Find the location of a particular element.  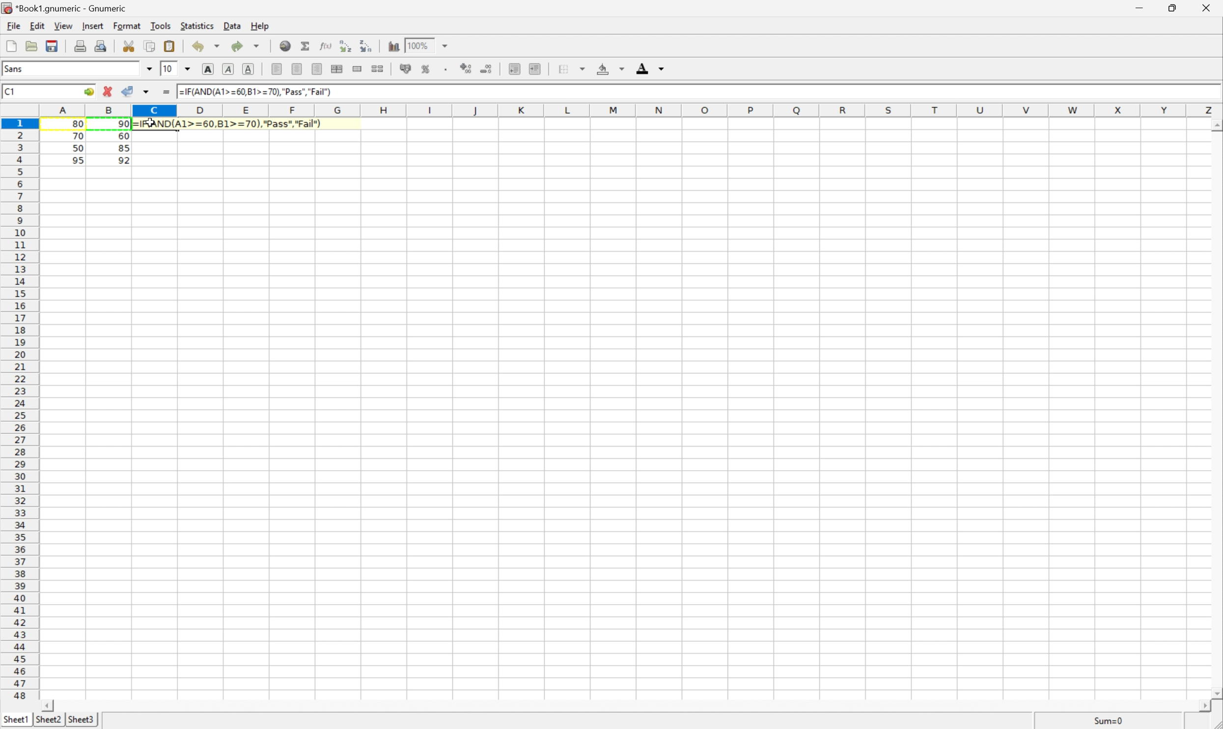

Print the current file is located at coordinates (79, 46).